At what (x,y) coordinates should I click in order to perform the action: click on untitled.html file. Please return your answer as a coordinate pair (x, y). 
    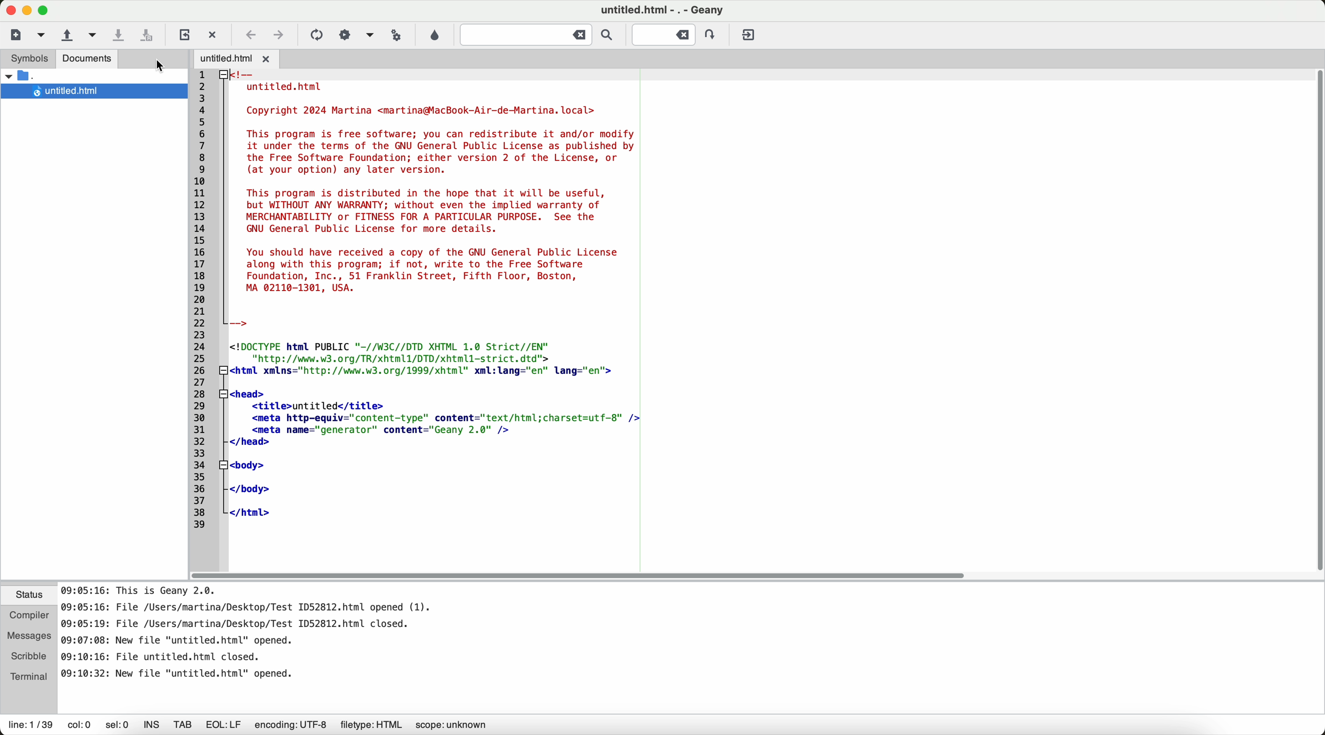
    Looking at the image, I should click on (95, 91).